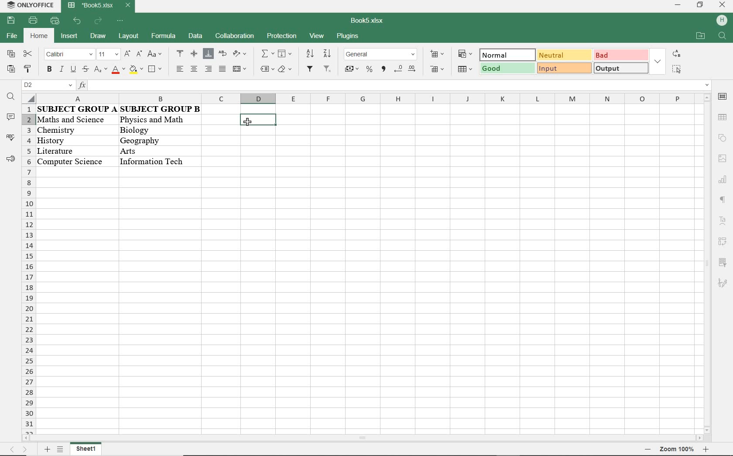  Describe the element at coordinates (98, 36) in the screenshot. I see `draw` at that location.